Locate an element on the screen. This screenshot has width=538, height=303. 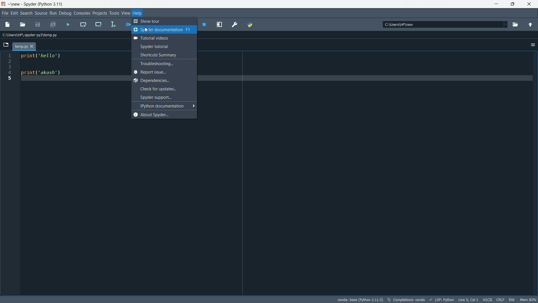
1 2 3 4 5 is located at coordinates (11, 67).